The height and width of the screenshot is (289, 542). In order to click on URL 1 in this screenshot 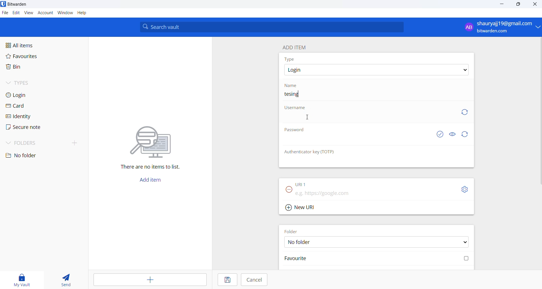, I will do `click(302, 184)`.